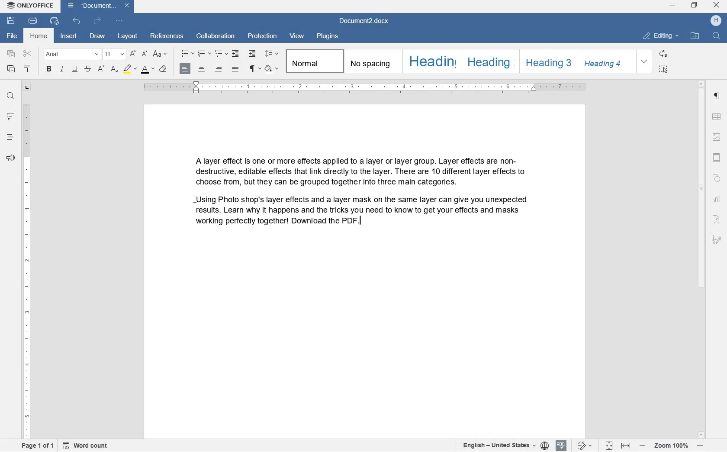 This screenshot has width=727, height=452. What do you see at coordinates (235, 69) in the screenshot?
I see `JUSTIFIED` at bounding box center [235, 69].